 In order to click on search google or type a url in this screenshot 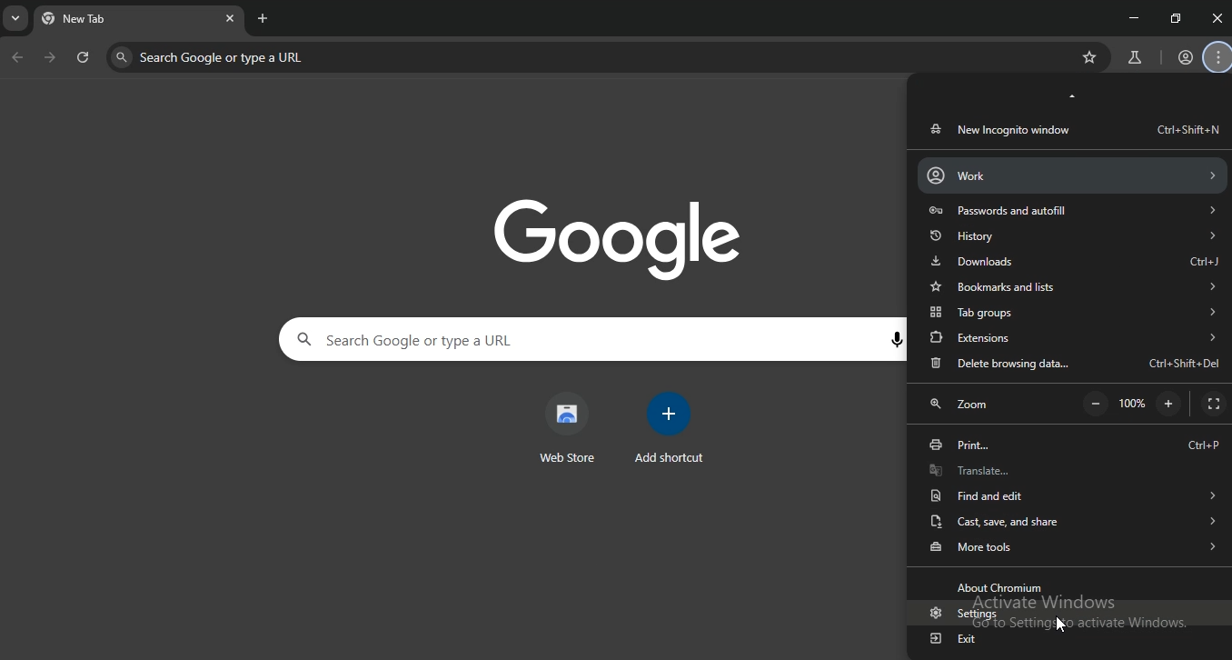, I will do `click(320, 56)`.